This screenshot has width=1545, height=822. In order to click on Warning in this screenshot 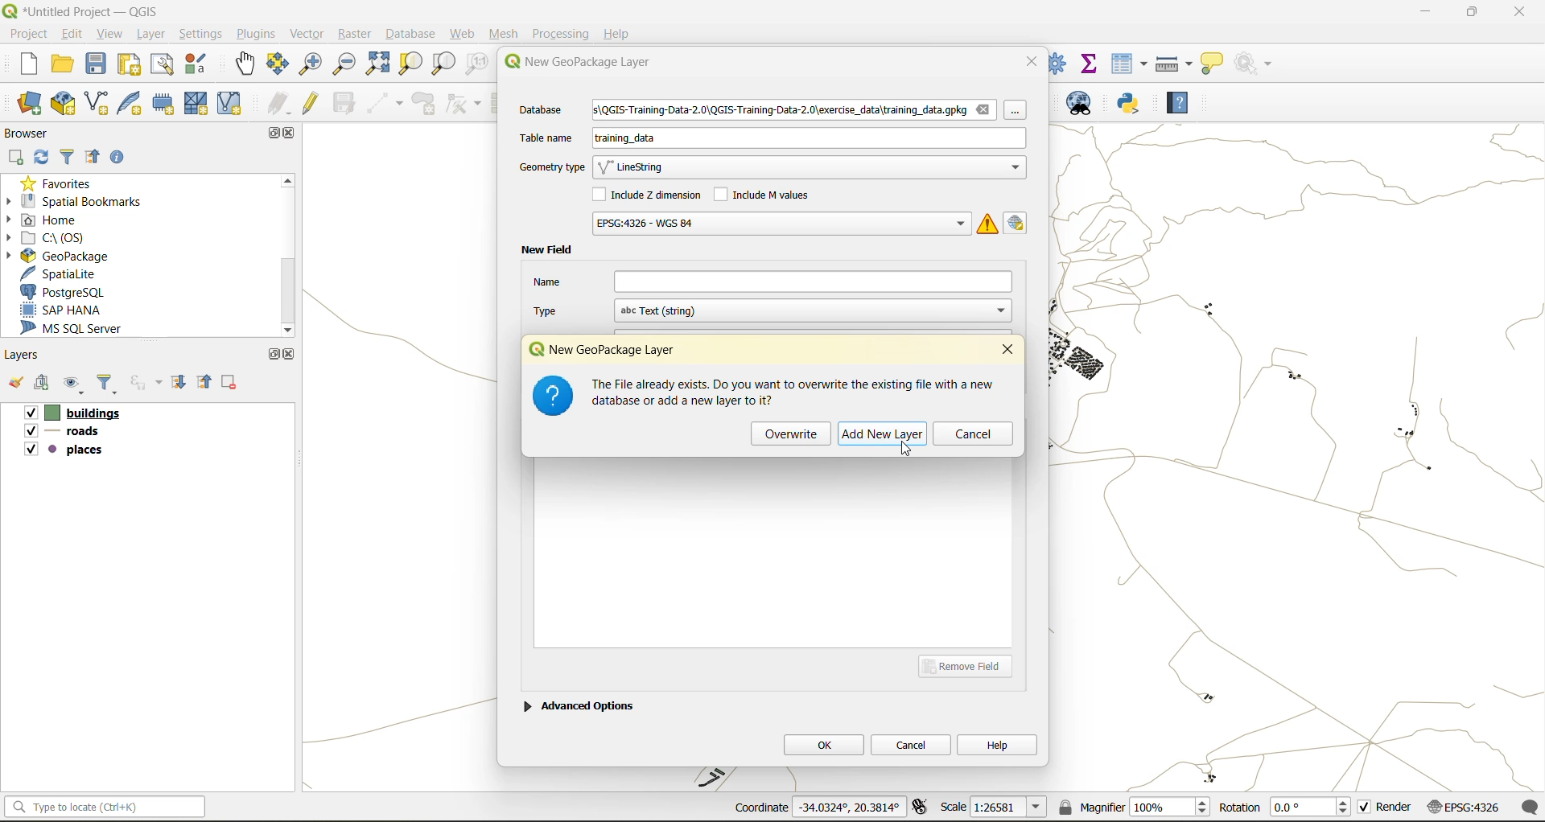, I will do `click(988, 223)`.